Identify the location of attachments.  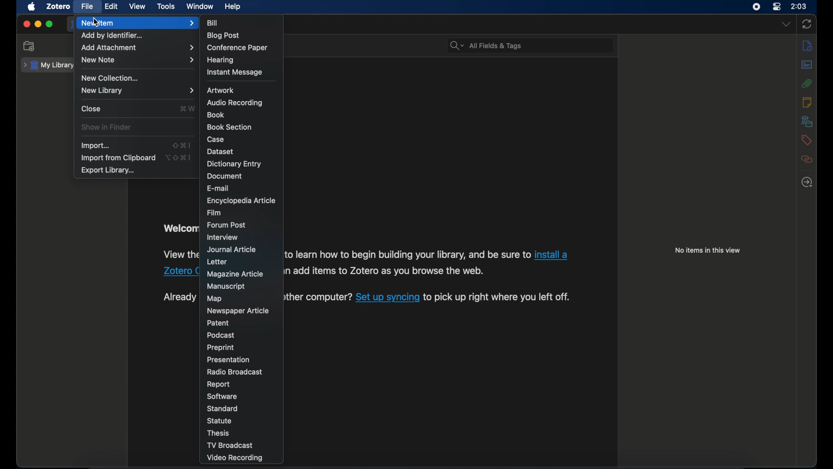
(807, 83).